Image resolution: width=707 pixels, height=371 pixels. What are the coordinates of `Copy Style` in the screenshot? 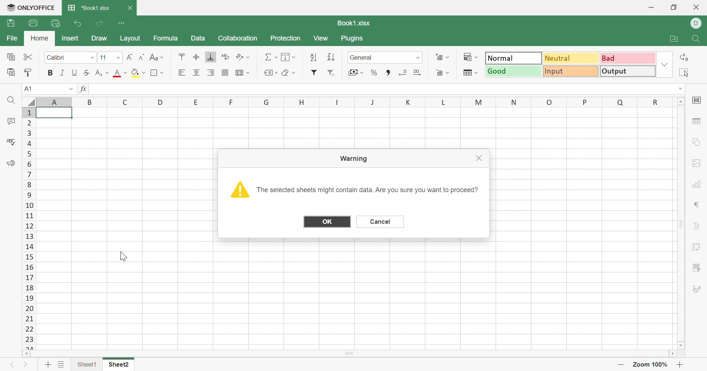 It's located at (29, 71).